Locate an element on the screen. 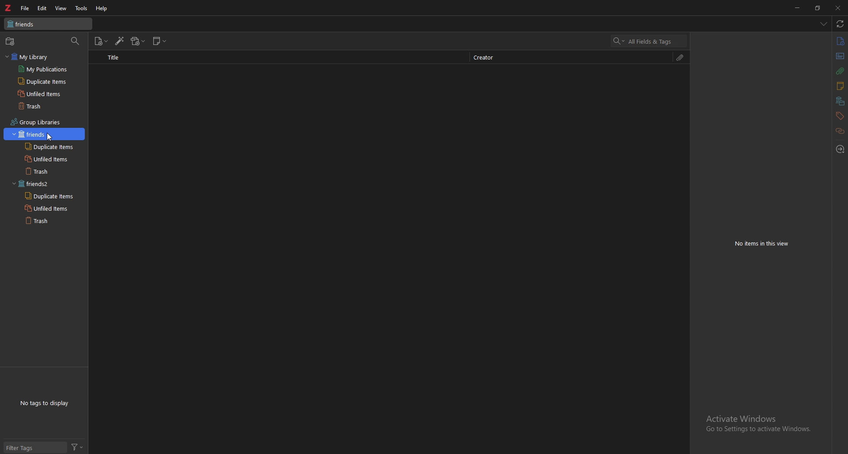  add items by identifier is located at coordinates (120, 41).